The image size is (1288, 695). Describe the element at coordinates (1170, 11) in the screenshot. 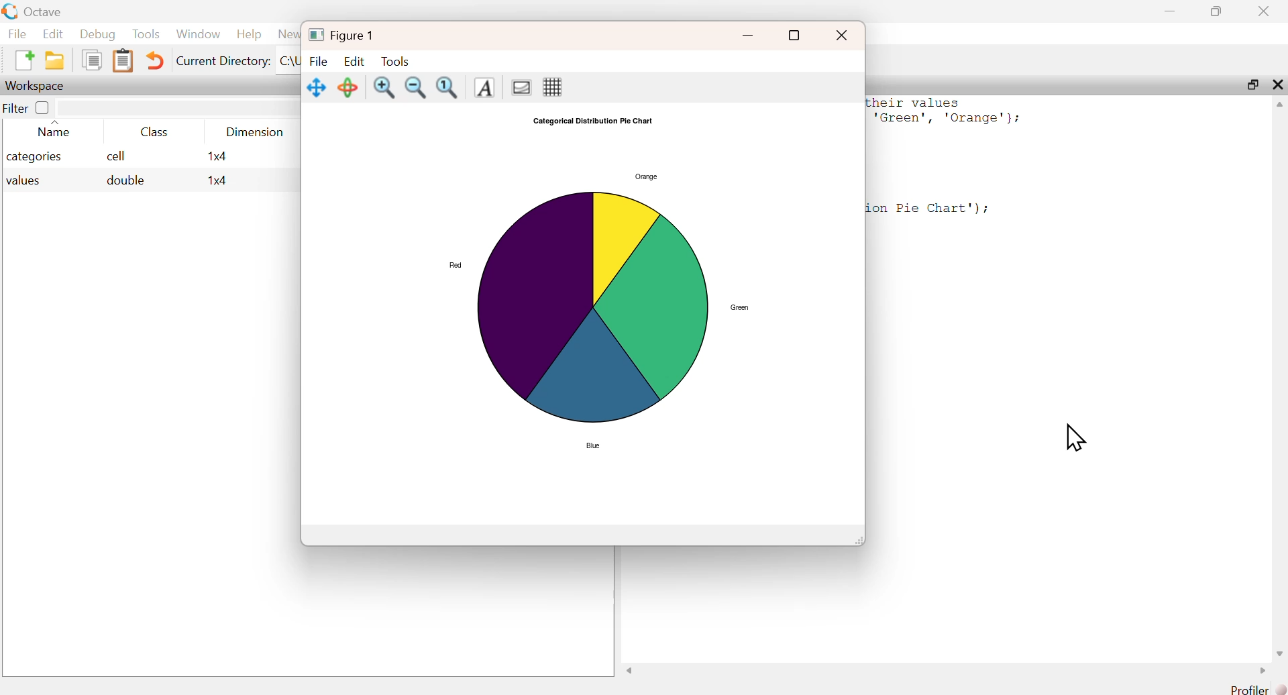

I see `minimize` at that location.